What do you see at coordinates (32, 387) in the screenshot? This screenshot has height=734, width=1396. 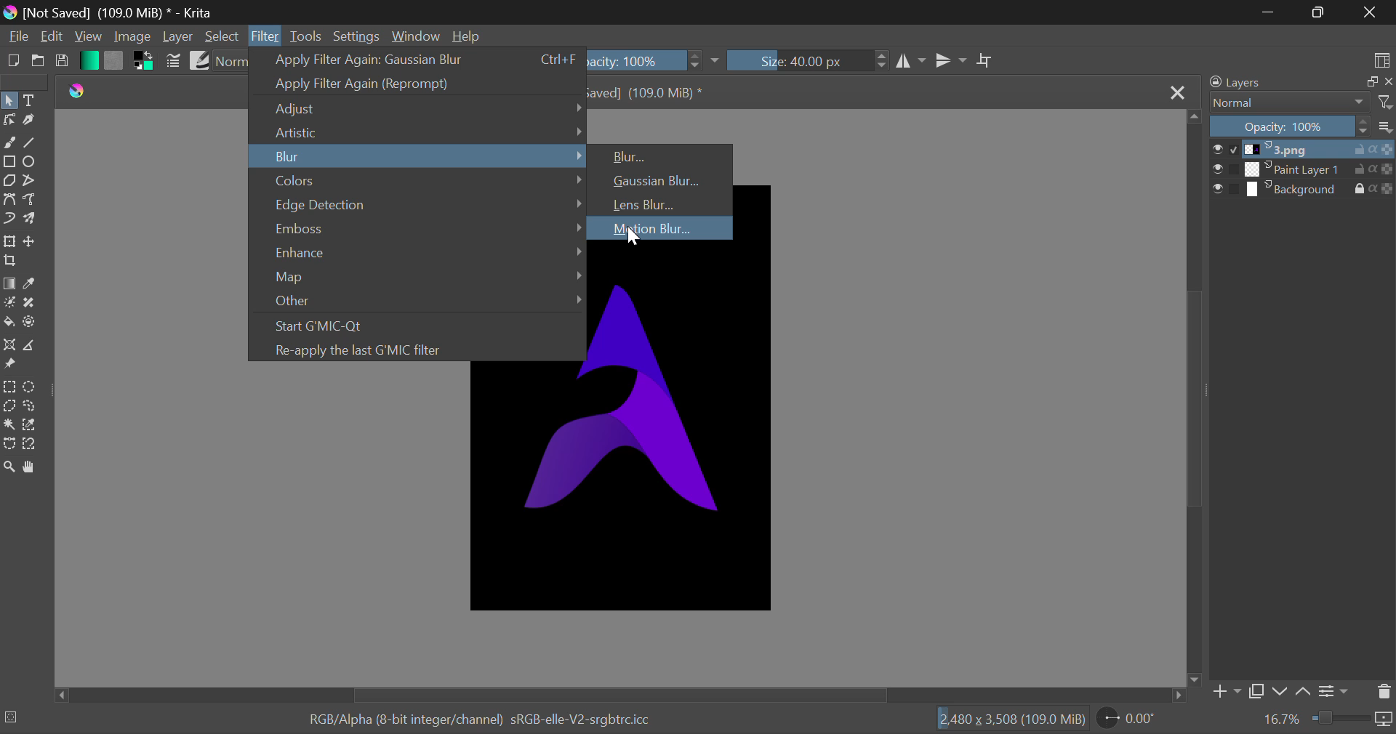 I see `Circular Selection Tool` at bounding box center [32, 387].